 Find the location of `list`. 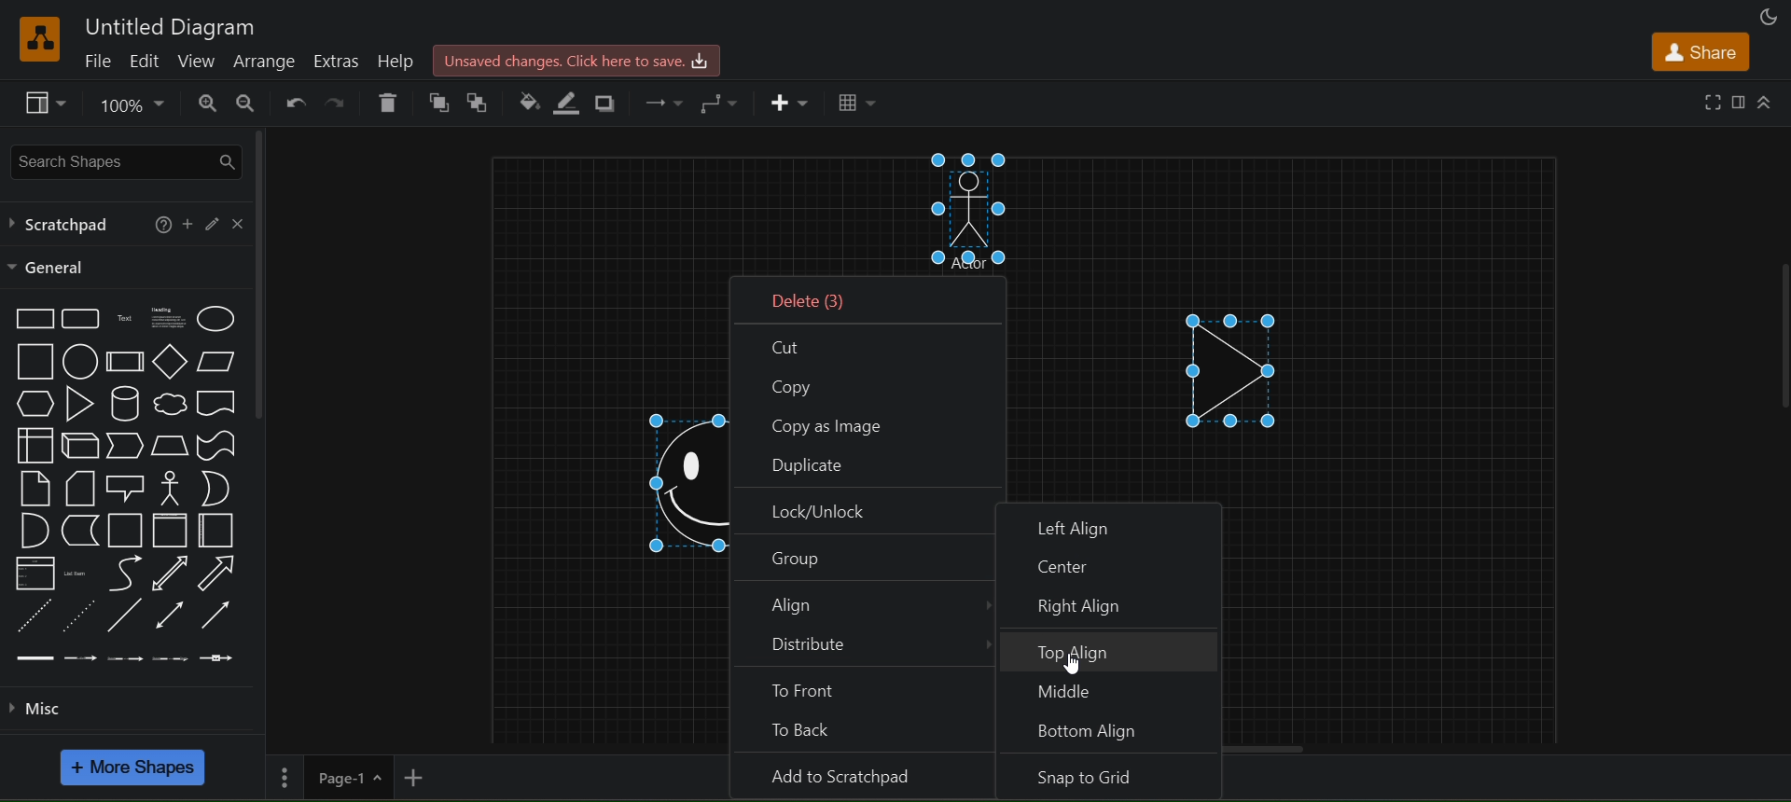

list is located at coordinates (32, 574).